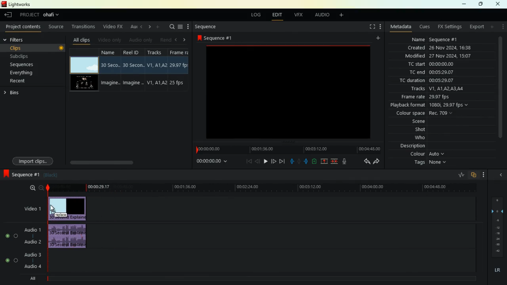  I want to click on project , so click(40, 15).